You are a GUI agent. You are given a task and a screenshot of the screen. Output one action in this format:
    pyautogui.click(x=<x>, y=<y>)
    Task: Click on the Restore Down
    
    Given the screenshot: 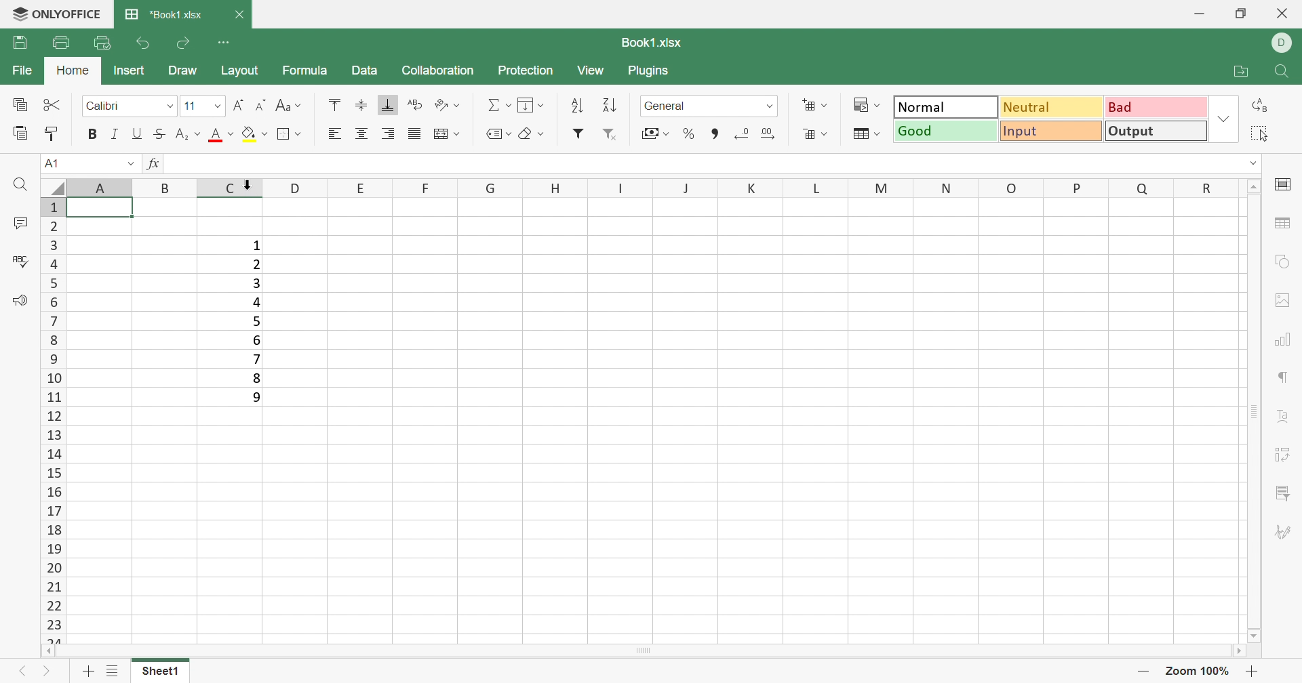 What is the action you would take?
    pyautogui.click(x=1240, y=15)
    